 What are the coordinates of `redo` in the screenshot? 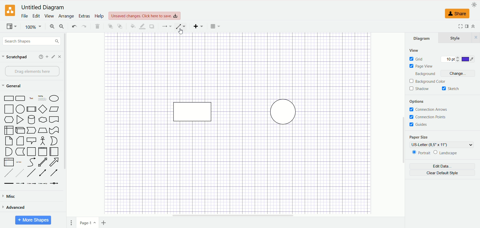 It's located at (84, 26).